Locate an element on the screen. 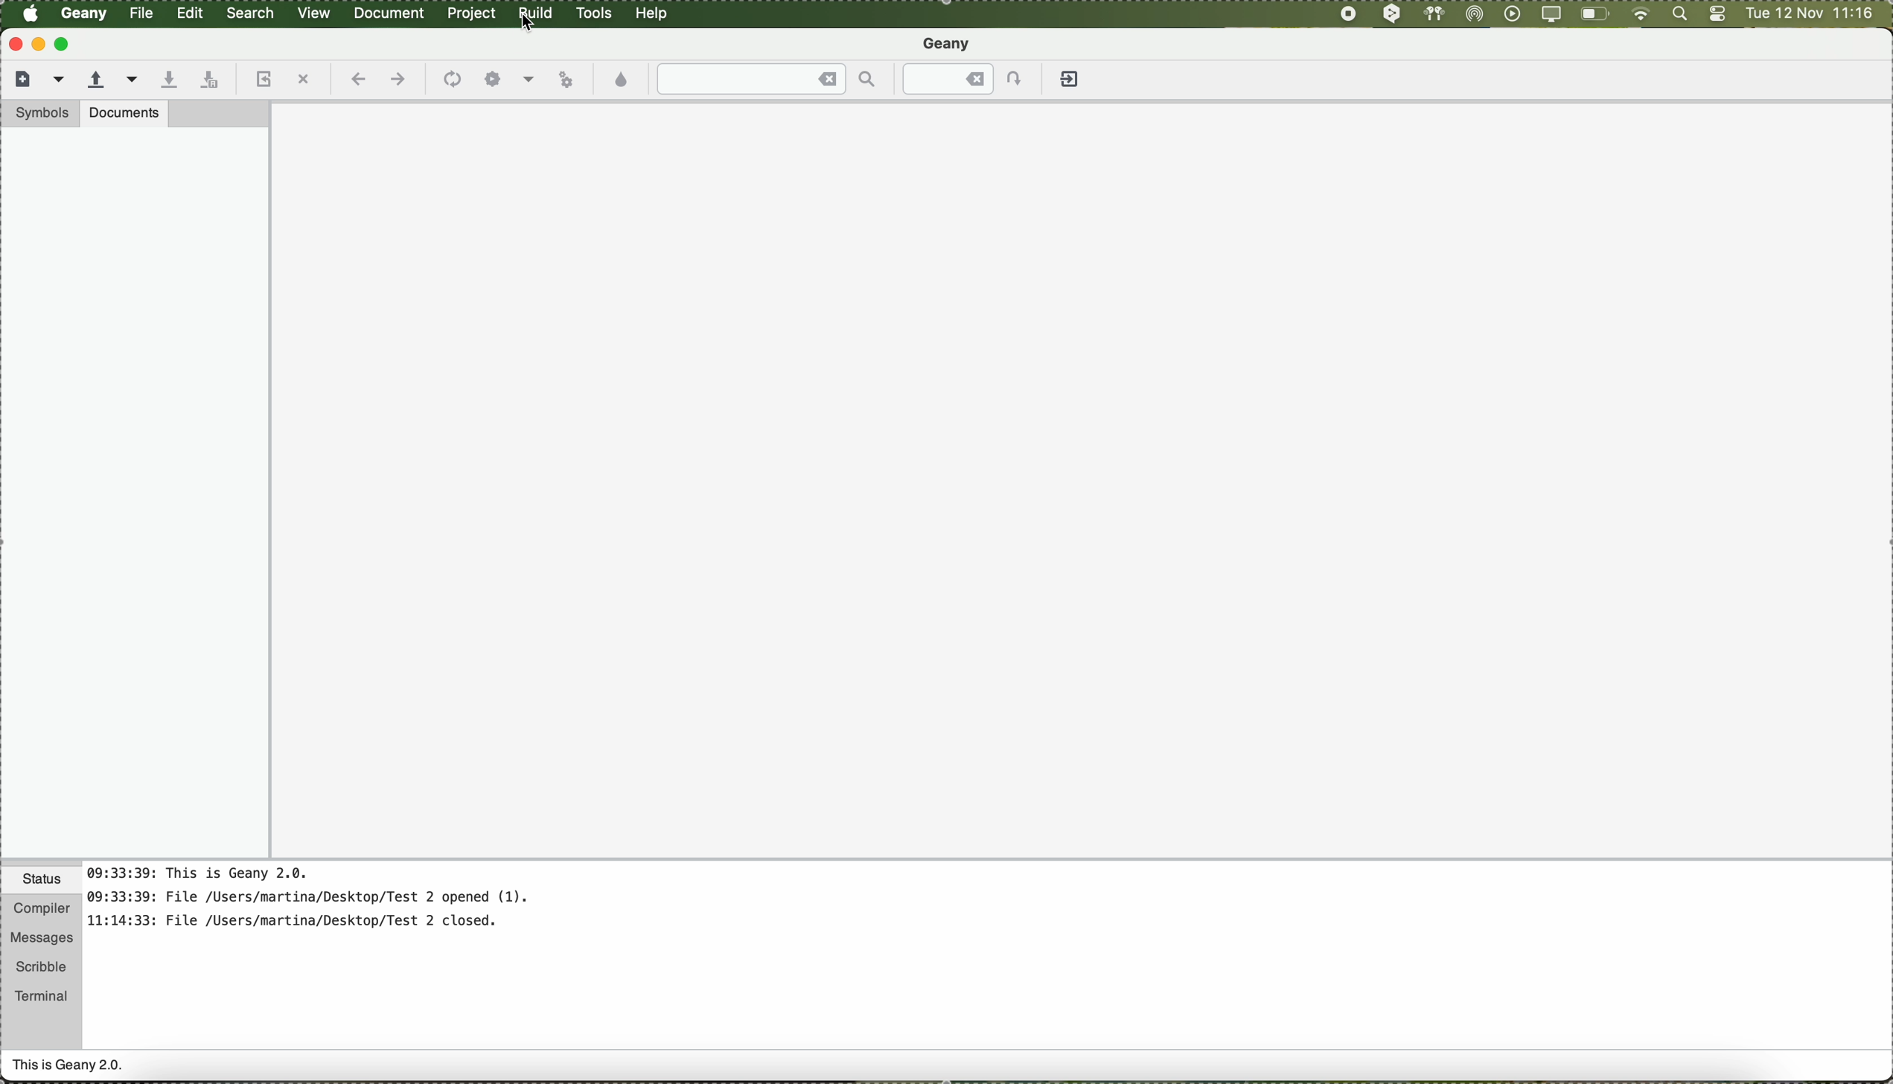 The height and width of the screenshot is (1084, 1893). icon is located at coordinates (450, 80).